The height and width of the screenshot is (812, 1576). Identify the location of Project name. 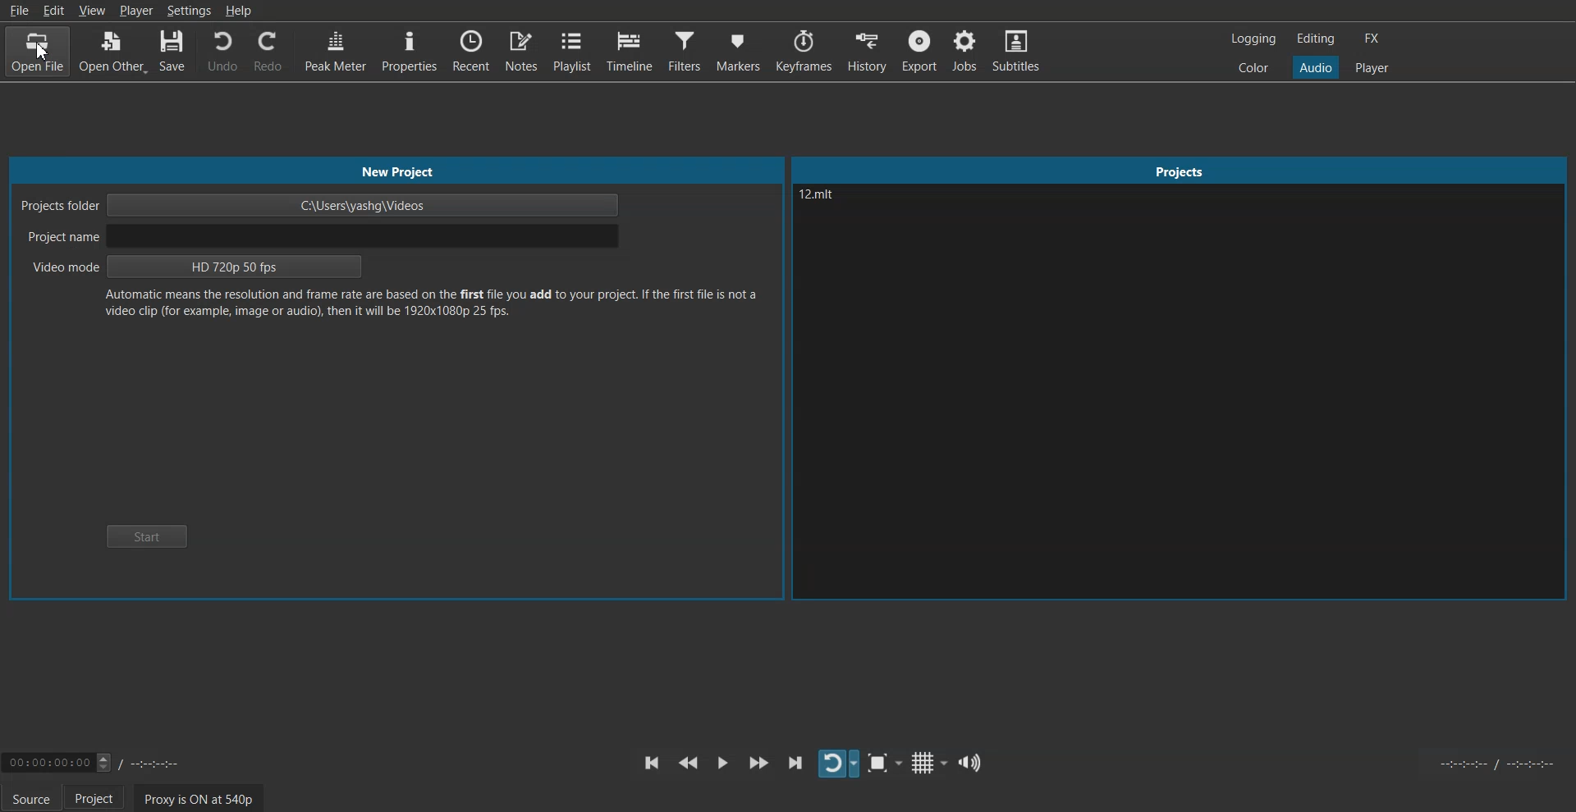
(324, 237).